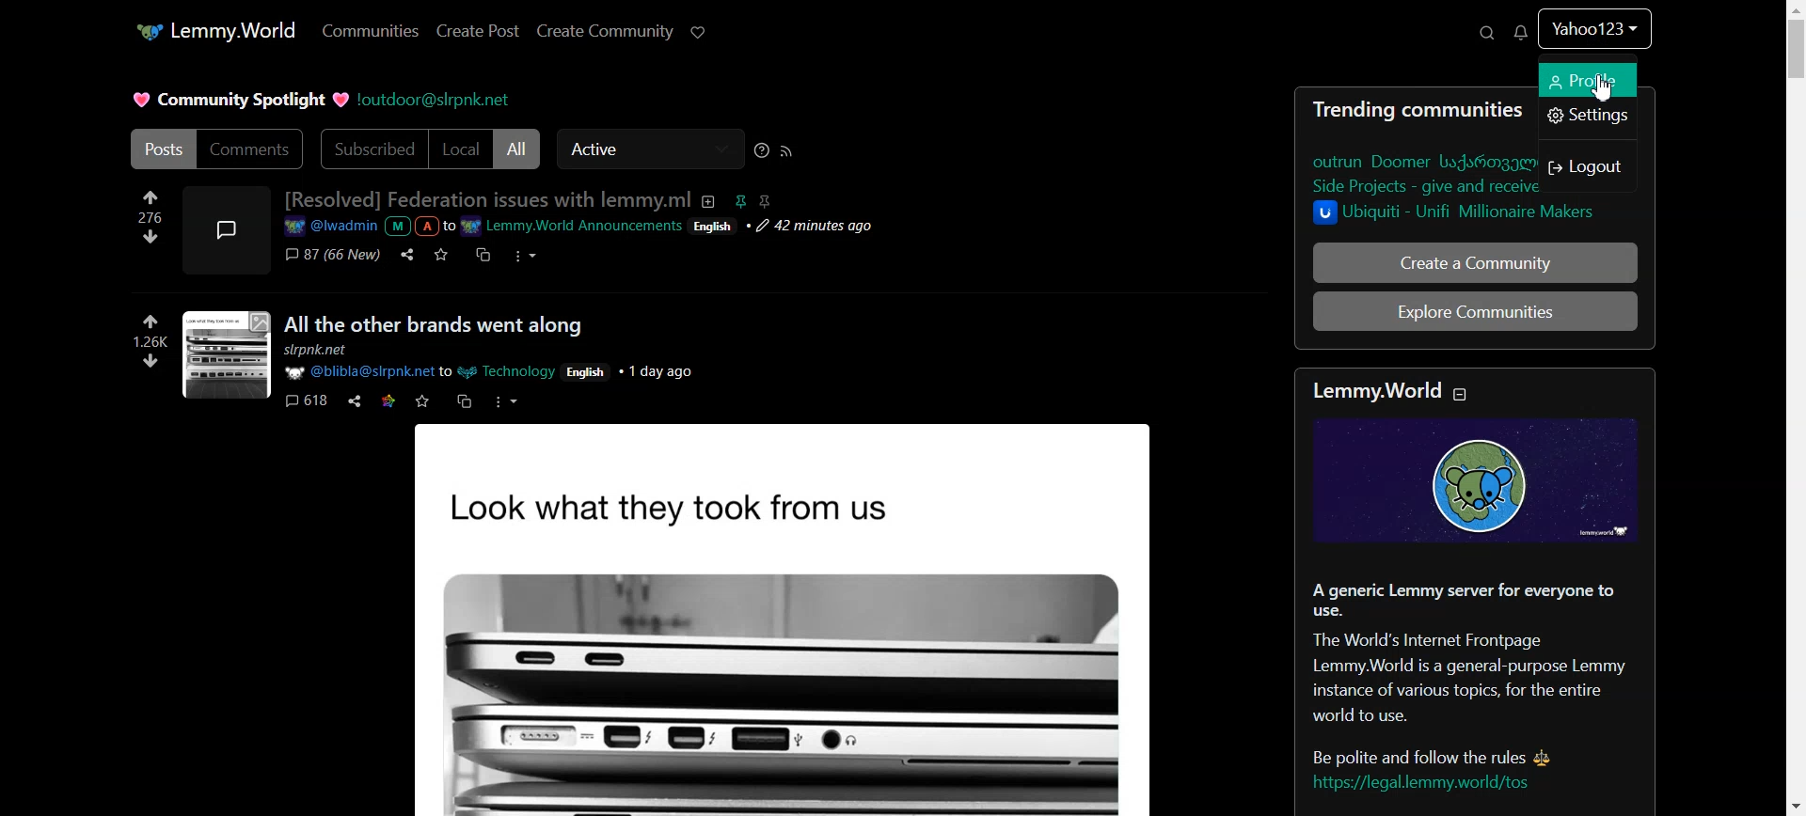  I want to click on Hyperlink, so click(436, 101).